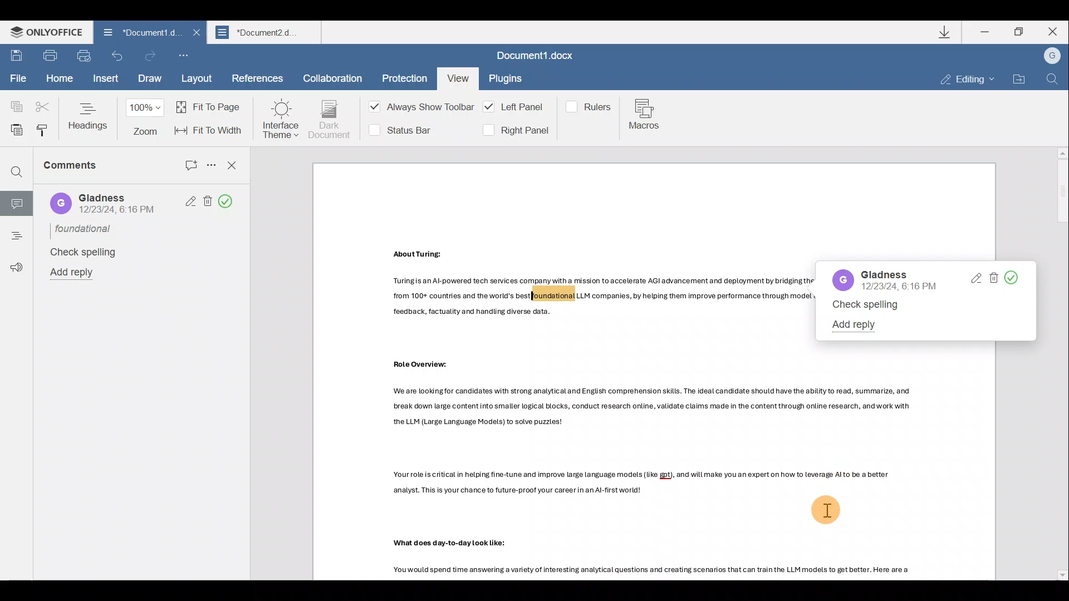  Describe the element at coordinates (267, 34) in the screenshot. I see `Document2.d..` at that location.